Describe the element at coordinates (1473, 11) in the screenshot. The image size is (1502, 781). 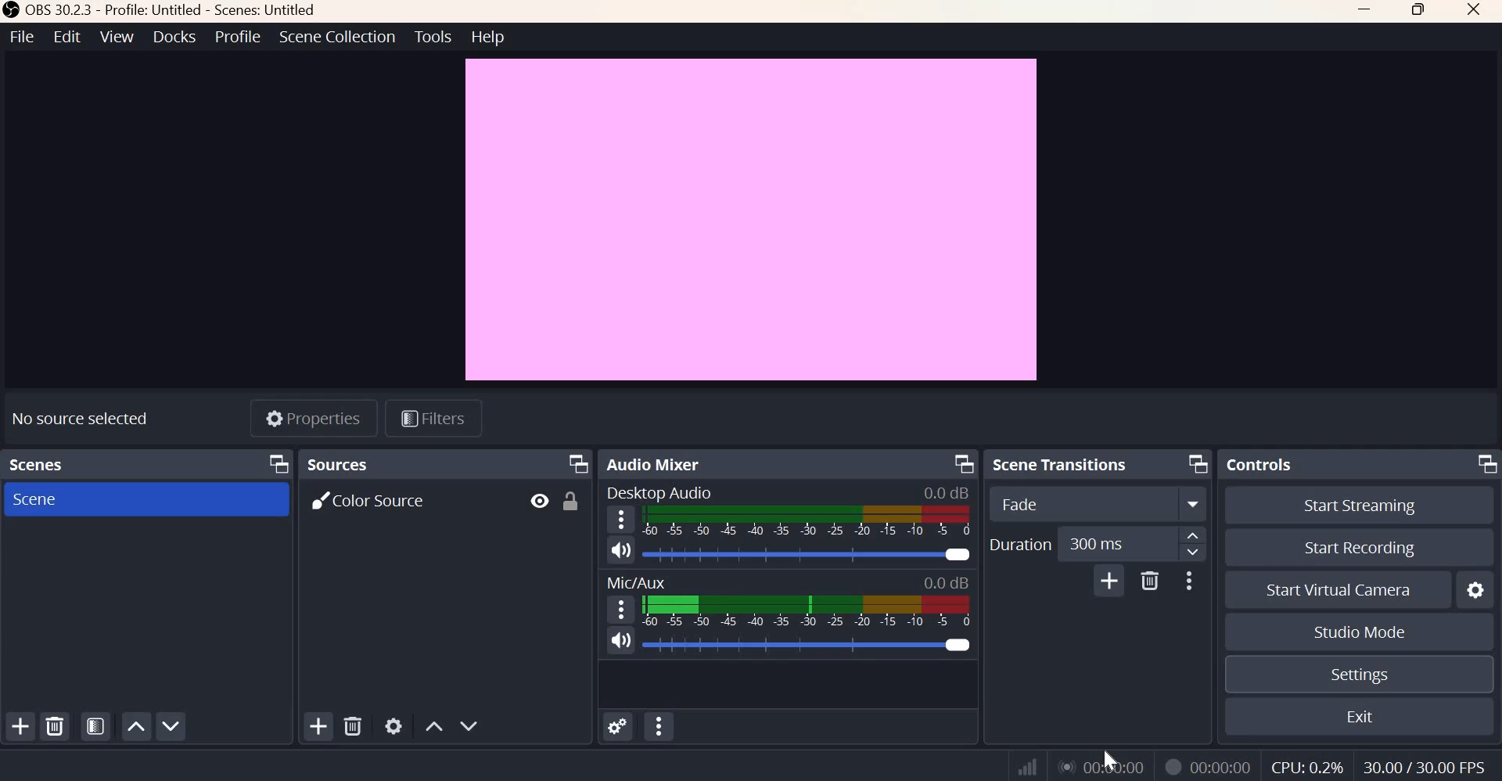
I see `close` at that location.